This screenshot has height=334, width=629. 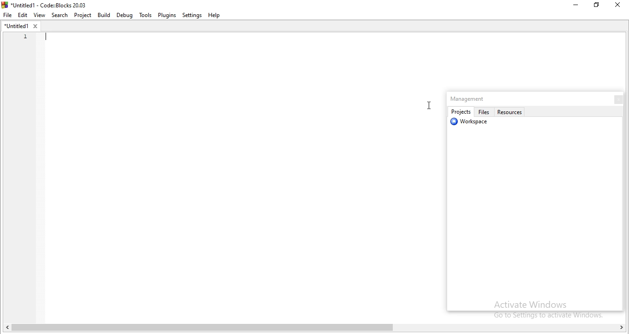 What do you see at coordinates (512, 111) in the screenshot?
I see `resources` at bounding box center [512, 111].